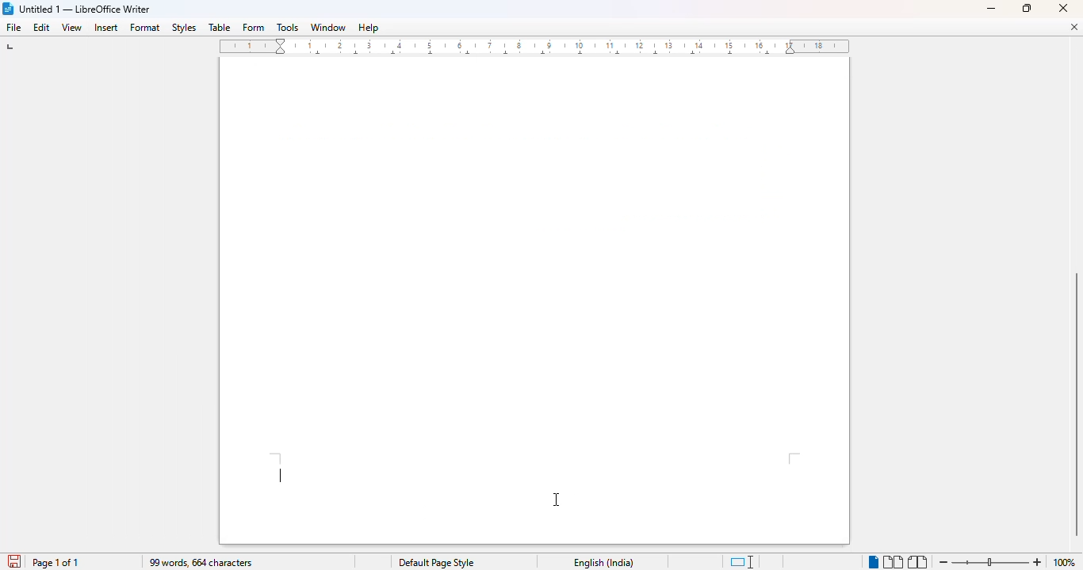  I want to click on window, so click(328, 27).